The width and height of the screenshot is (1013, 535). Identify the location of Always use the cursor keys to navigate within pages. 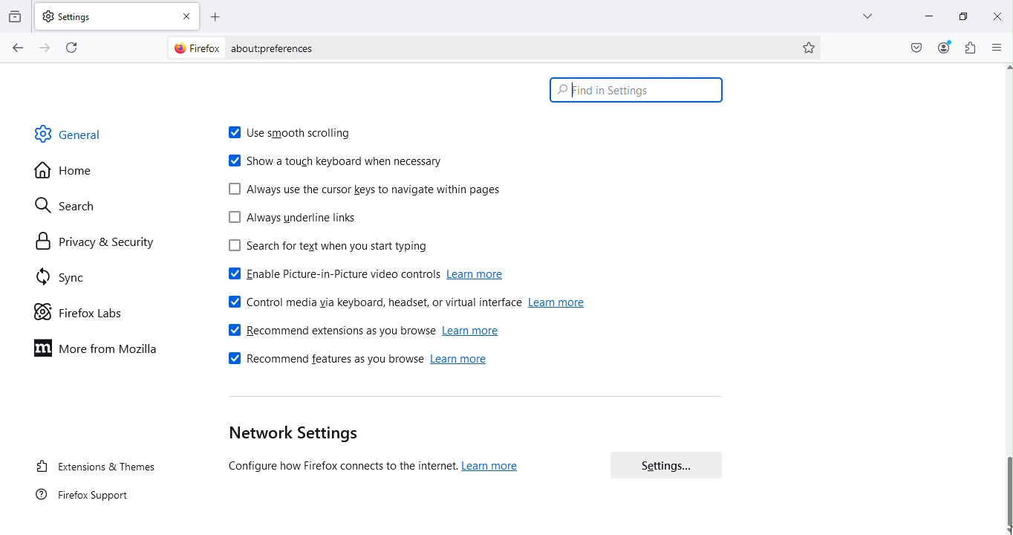
(365, 190).